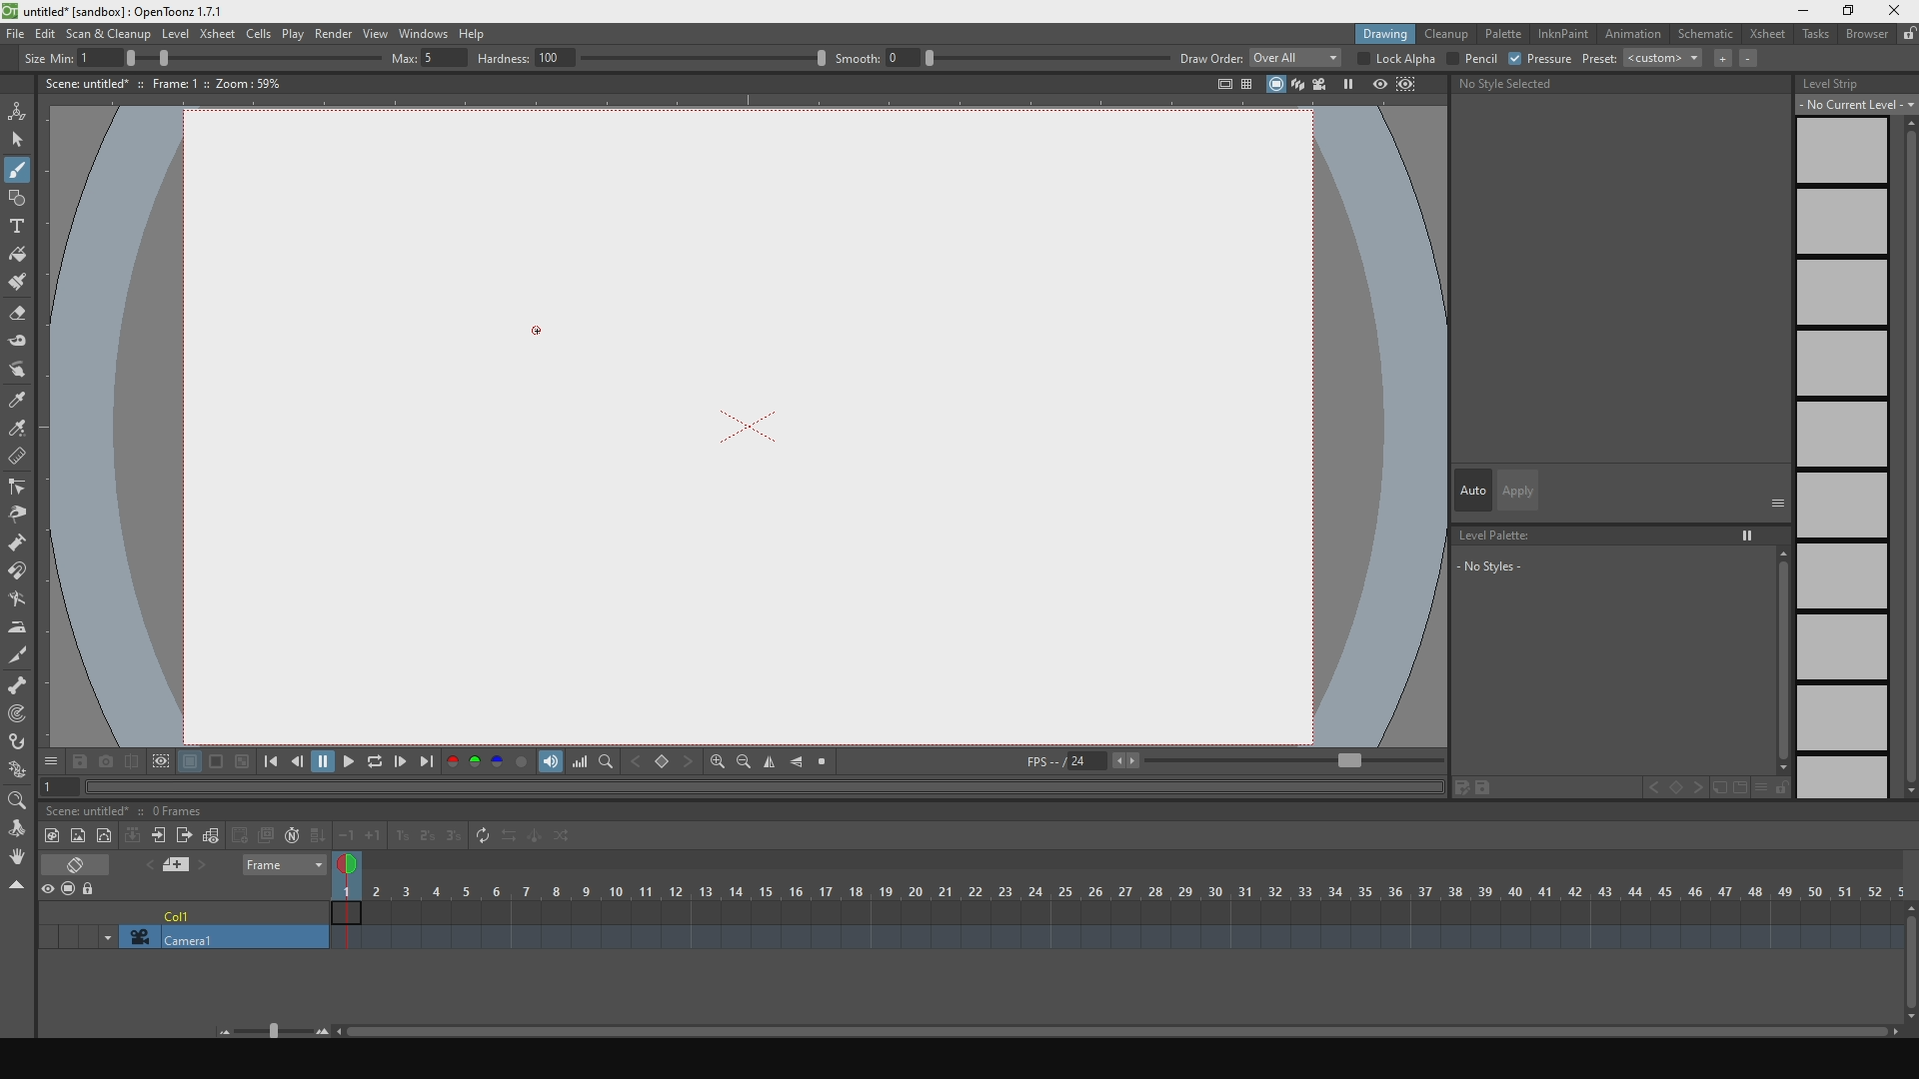  I want to click on edit, so click(44, 32).